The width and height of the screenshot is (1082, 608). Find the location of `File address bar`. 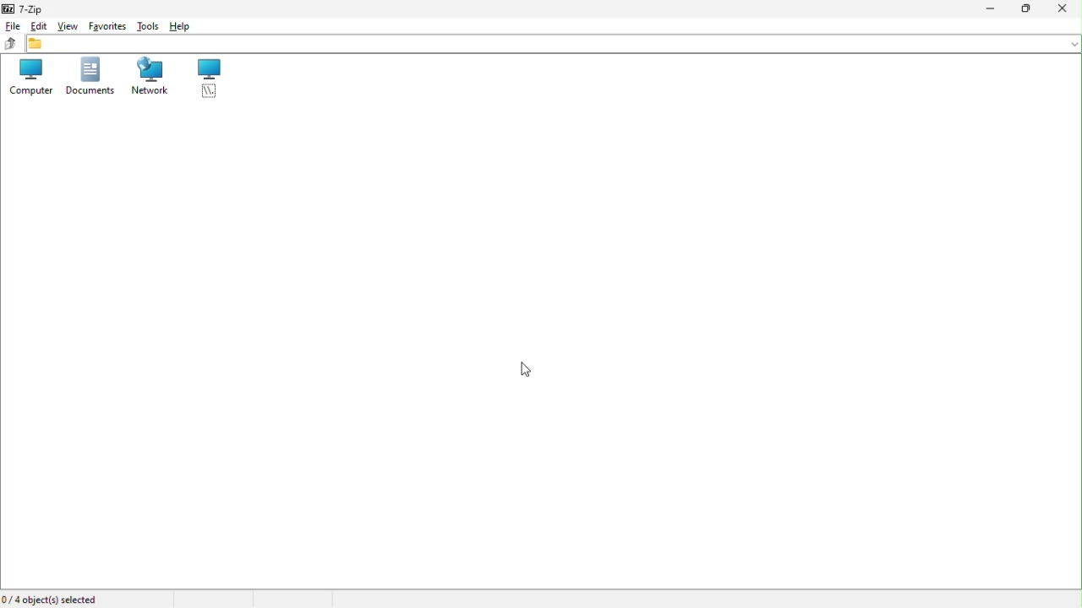

File address bar is located at coordinates (554, 45).